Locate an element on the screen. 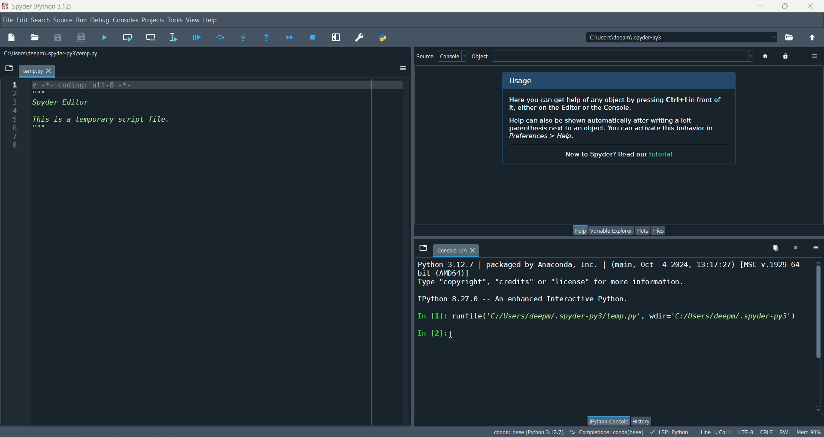  help is located at coordinates (212, 20).